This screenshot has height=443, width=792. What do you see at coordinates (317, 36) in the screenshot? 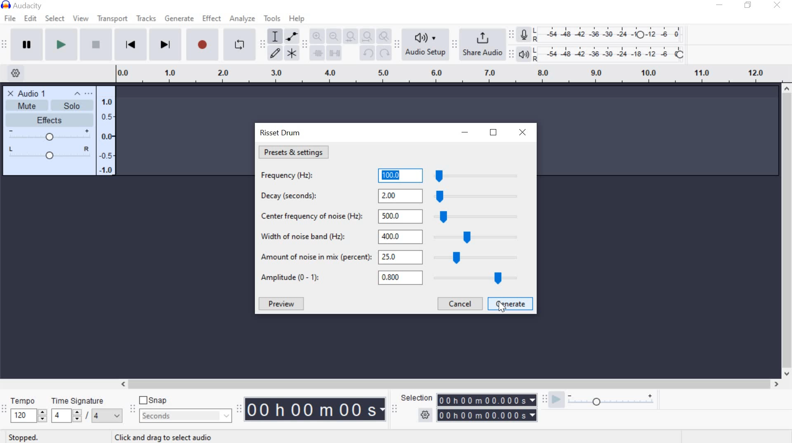
I see `Zoom In` at bounding box center [317, 36].